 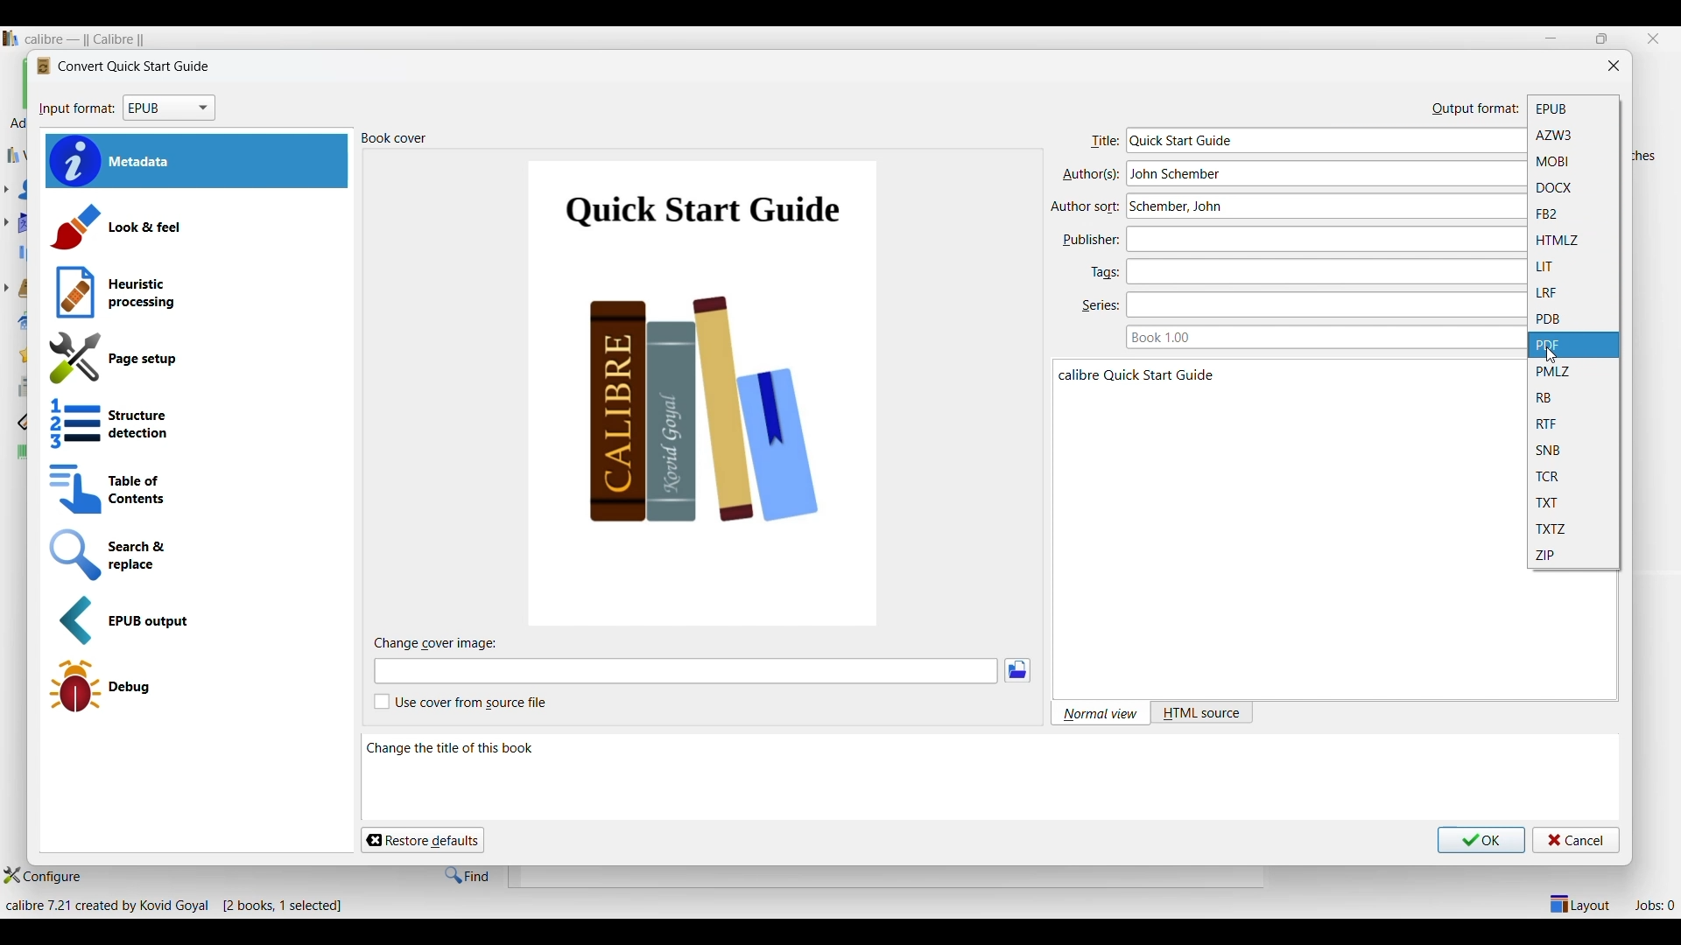 What do you see at coordinates (179, 906) in the screenshot?
I see `Details of software` at bounding box center [179, 906].